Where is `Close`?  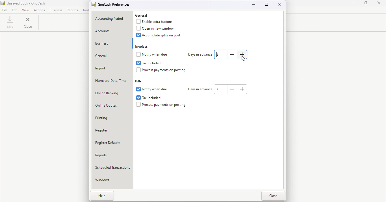 Close is located at coordinates (280, 5).